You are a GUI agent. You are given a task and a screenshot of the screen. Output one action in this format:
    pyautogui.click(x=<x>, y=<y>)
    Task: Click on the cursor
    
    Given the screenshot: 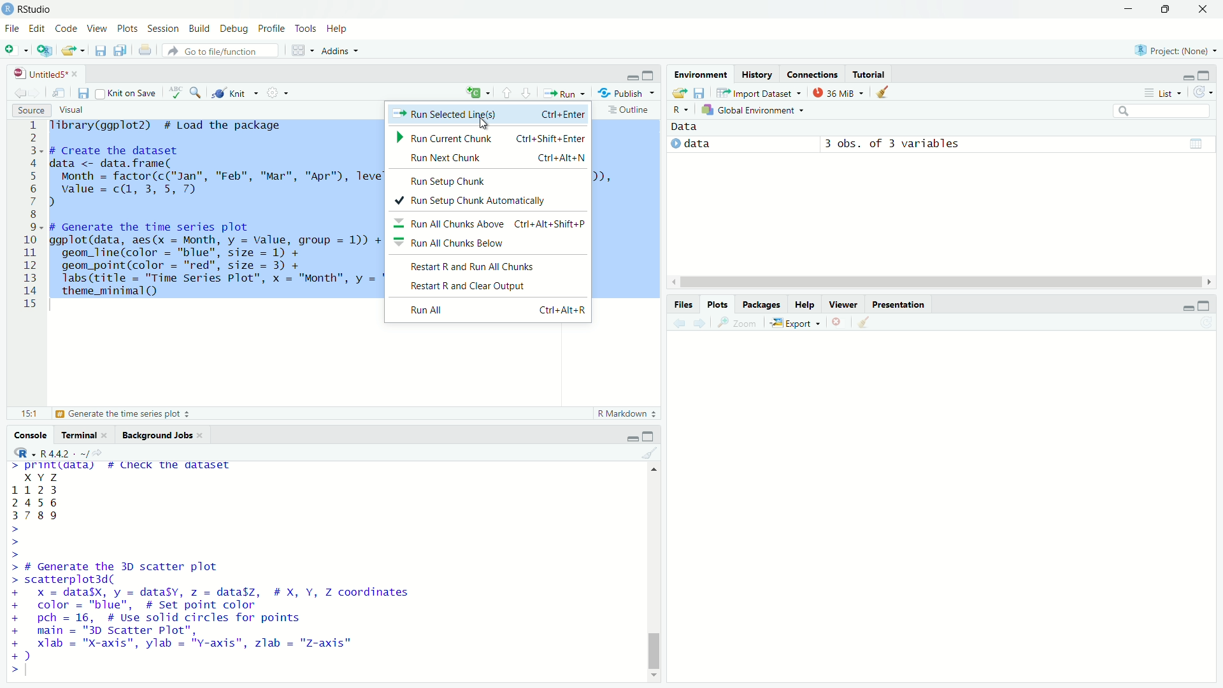 What is the action you would take?
    pyautogui.click(x=482, y=123)
    